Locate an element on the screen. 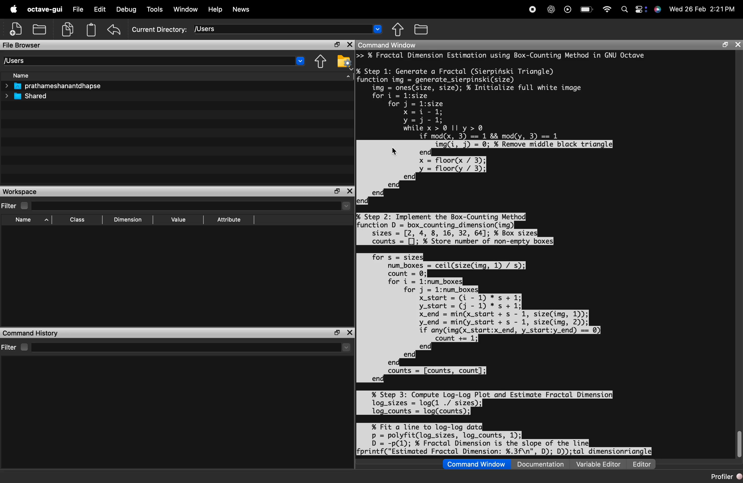  code to compute log-log plot and estimate fractal dimension is located at coordinates (526, 422).